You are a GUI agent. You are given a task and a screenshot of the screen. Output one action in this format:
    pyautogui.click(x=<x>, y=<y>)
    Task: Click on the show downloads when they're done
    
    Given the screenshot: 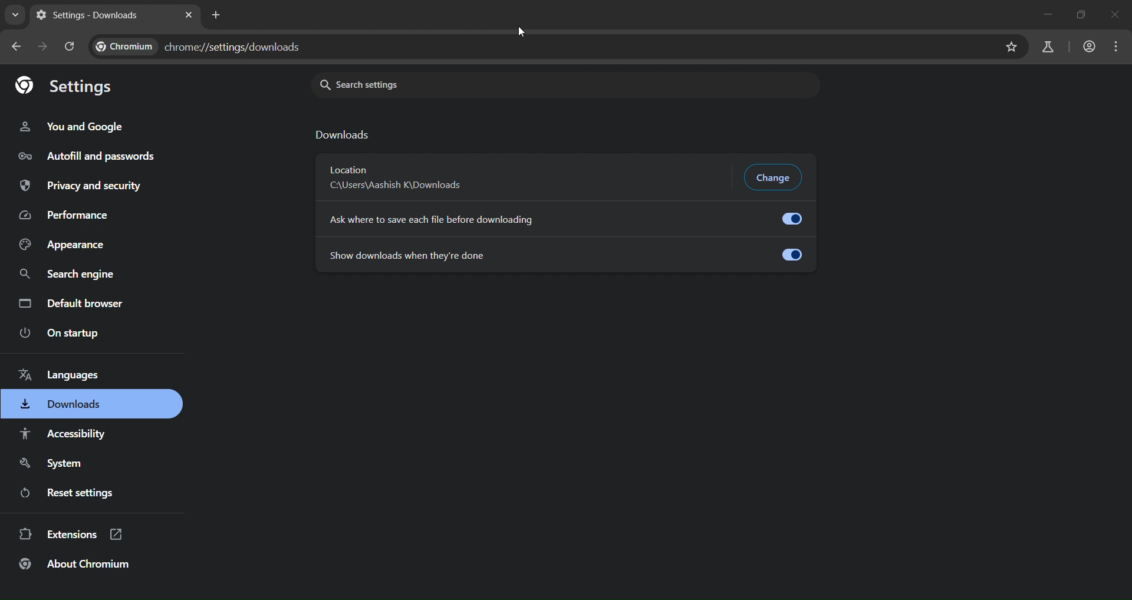 What is the action you would take?
    pyautogui.click(x=564, y=253)
    